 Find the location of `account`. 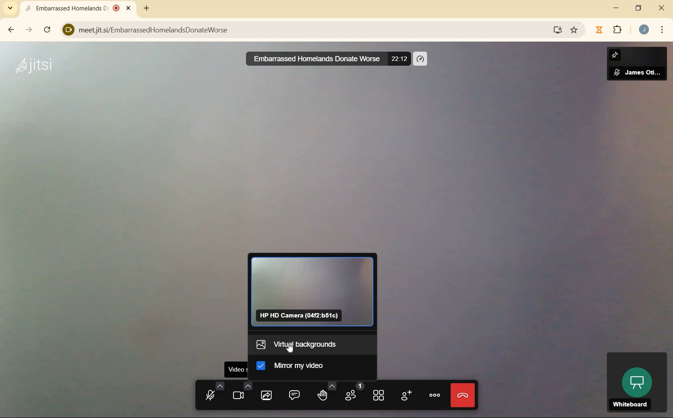

account is located at coordinates (644, 29).